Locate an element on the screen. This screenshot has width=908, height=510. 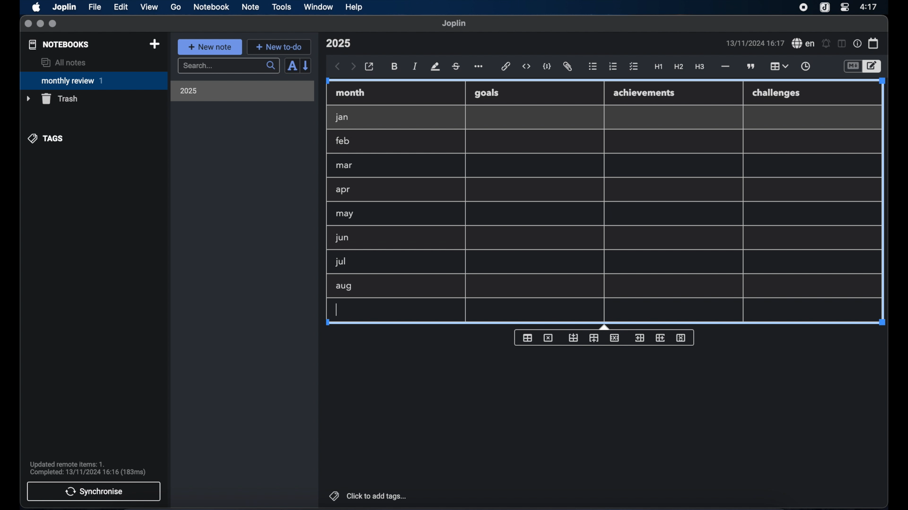
horizontal rule is located at coordinates (725, 67).